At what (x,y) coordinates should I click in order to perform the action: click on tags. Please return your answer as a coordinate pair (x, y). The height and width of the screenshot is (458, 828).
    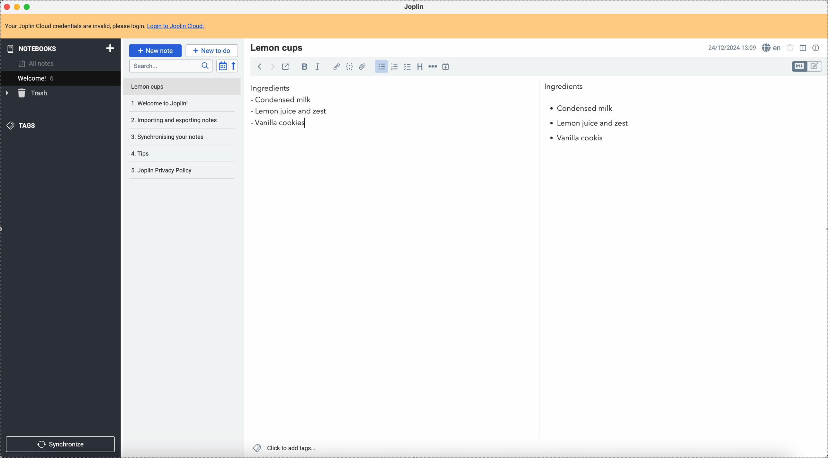
    Looking at the image, I should click on (23, 125).